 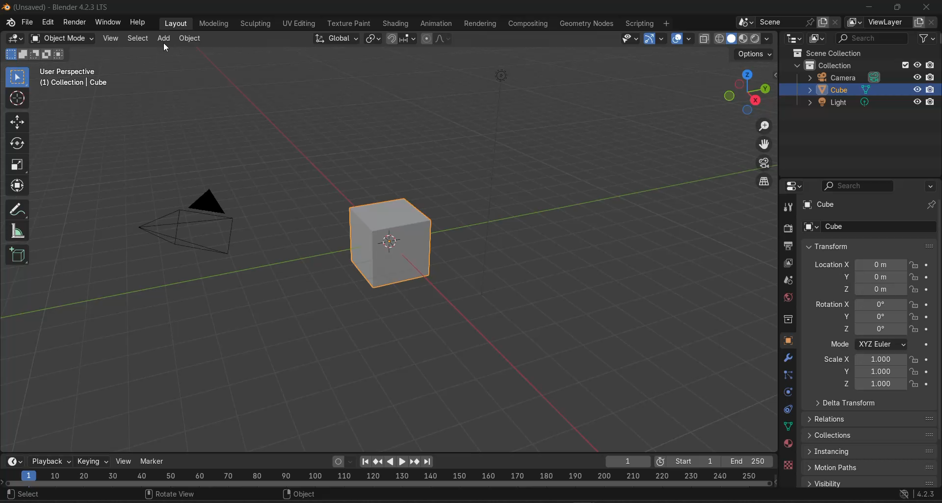 What do you see at coordinates (94, 462) in the screenshot?
I see `keying` at bounding box center [94, 462].